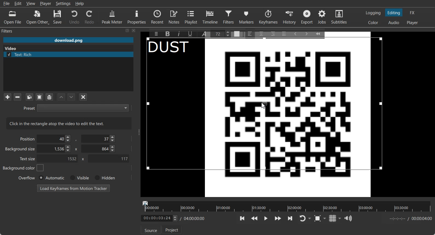 Image resolution: width=435 pixels, height=235 pixels. Describe the element at coordinates (74, 17) in the screenshot. I see `Undo` at that location.